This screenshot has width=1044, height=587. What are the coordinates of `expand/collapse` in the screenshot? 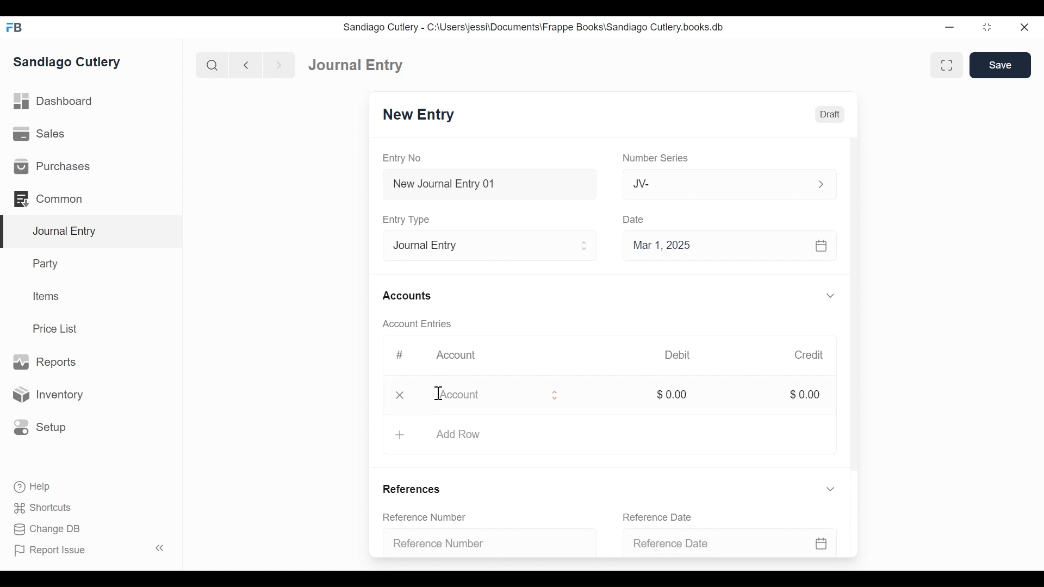 It's located at (830, 489).